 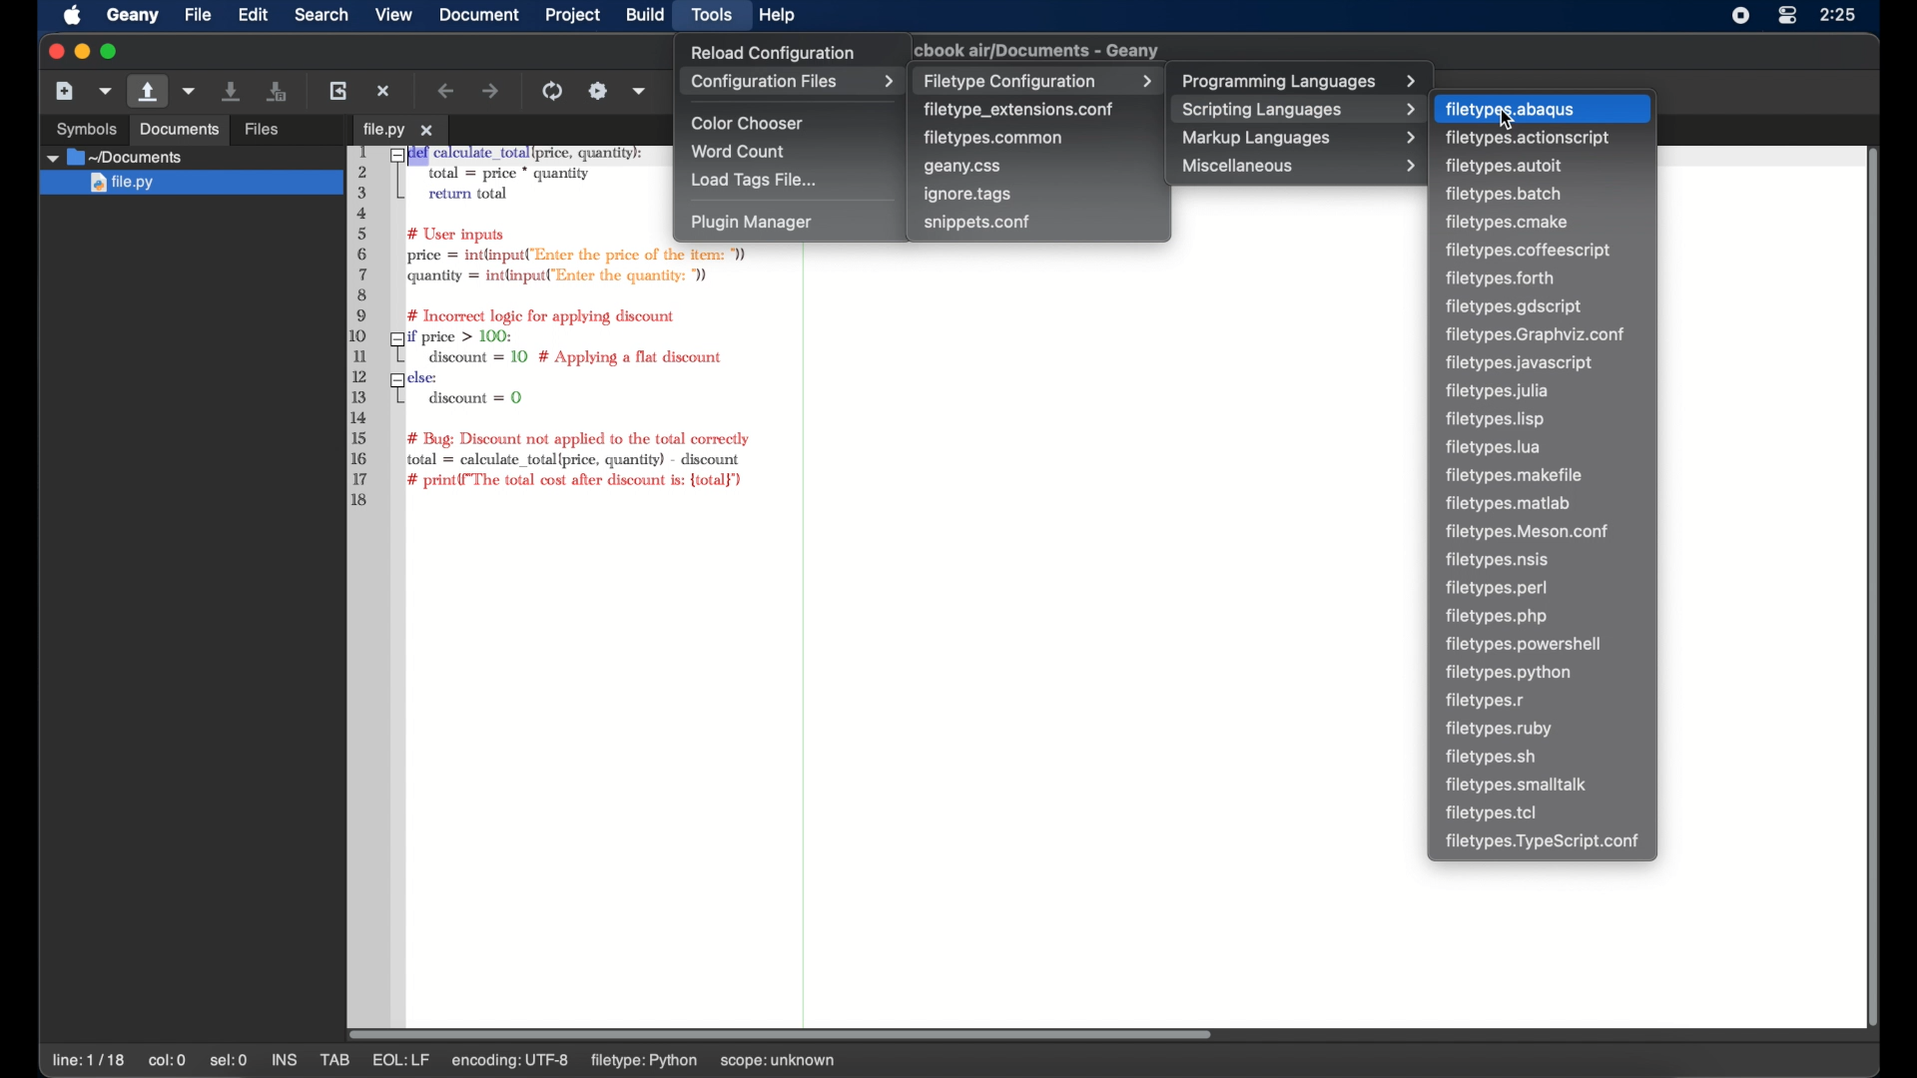 I want to click on build, so click(x=645, y=14).